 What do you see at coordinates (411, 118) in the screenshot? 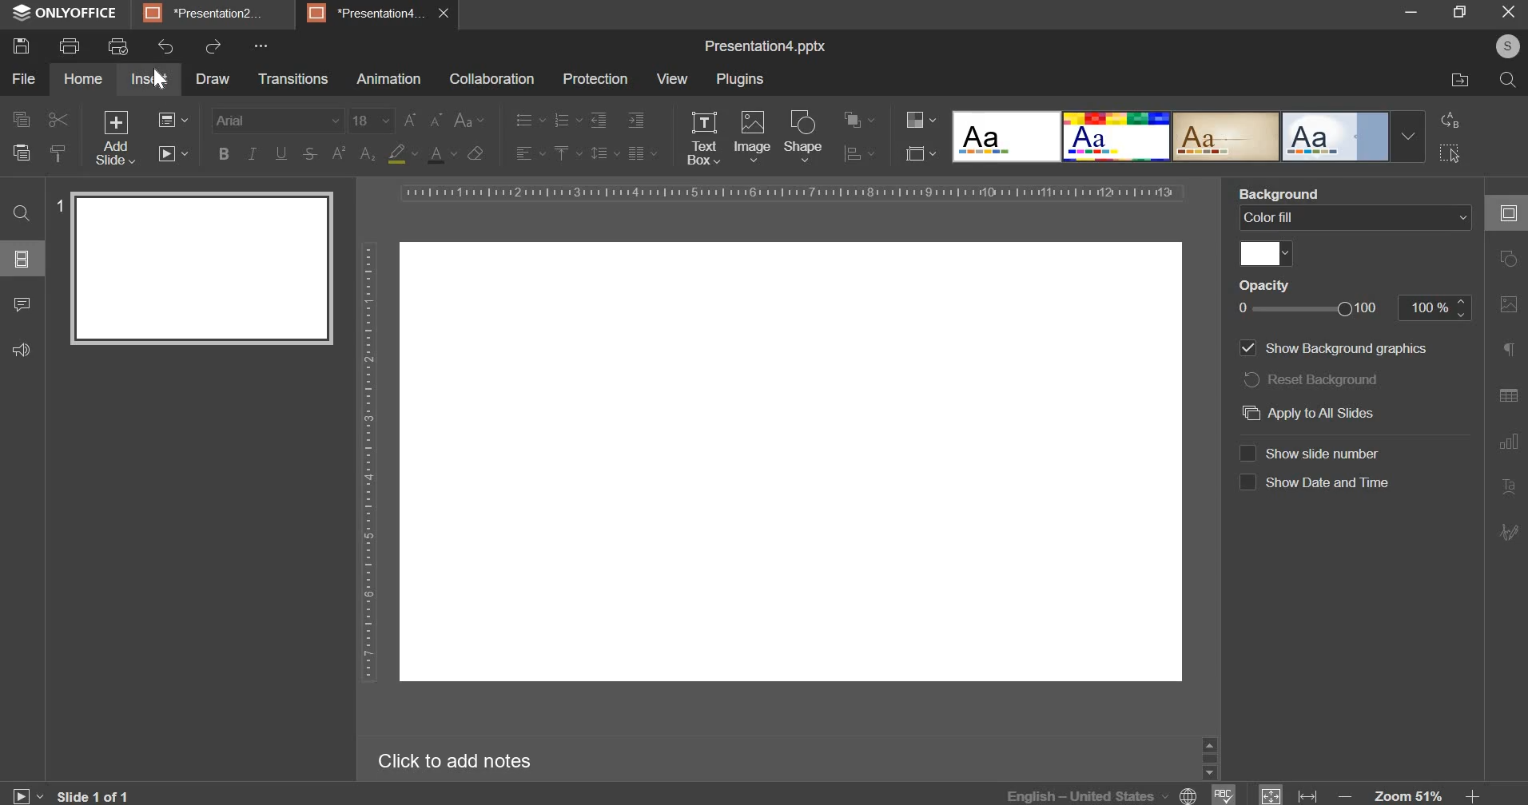
I see `increment font size` at bounding box center [411, 118].